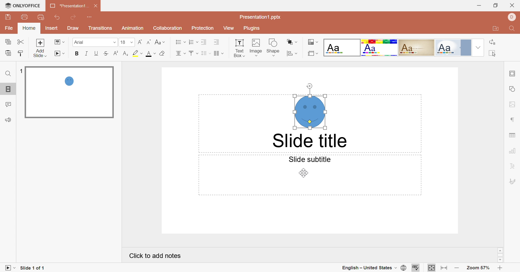  I want to click on Insert columns, so click(219, 53).